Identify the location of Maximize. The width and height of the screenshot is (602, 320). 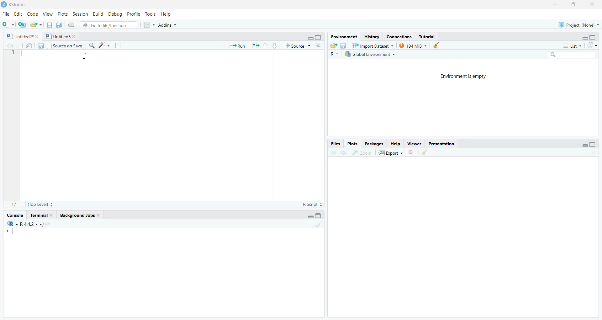
(319, 215).